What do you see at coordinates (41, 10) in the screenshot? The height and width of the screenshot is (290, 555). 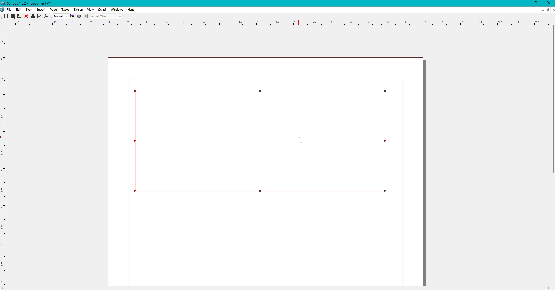 I see `Insert` at bounding box center [41, 10].